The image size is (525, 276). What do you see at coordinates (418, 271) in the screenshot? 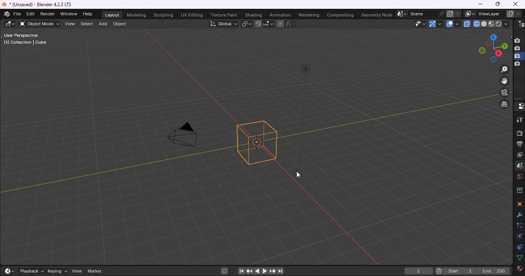
I see `1` at bounding box center [418, 271].